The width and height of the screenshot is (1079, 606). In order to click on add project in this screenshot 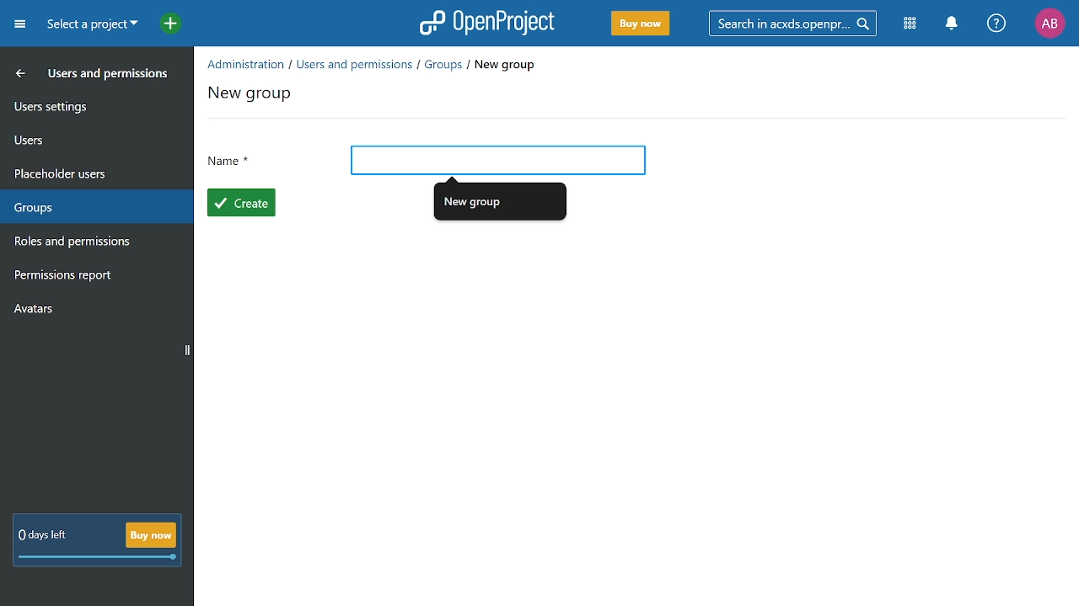, I will do `click(166, 25)`.